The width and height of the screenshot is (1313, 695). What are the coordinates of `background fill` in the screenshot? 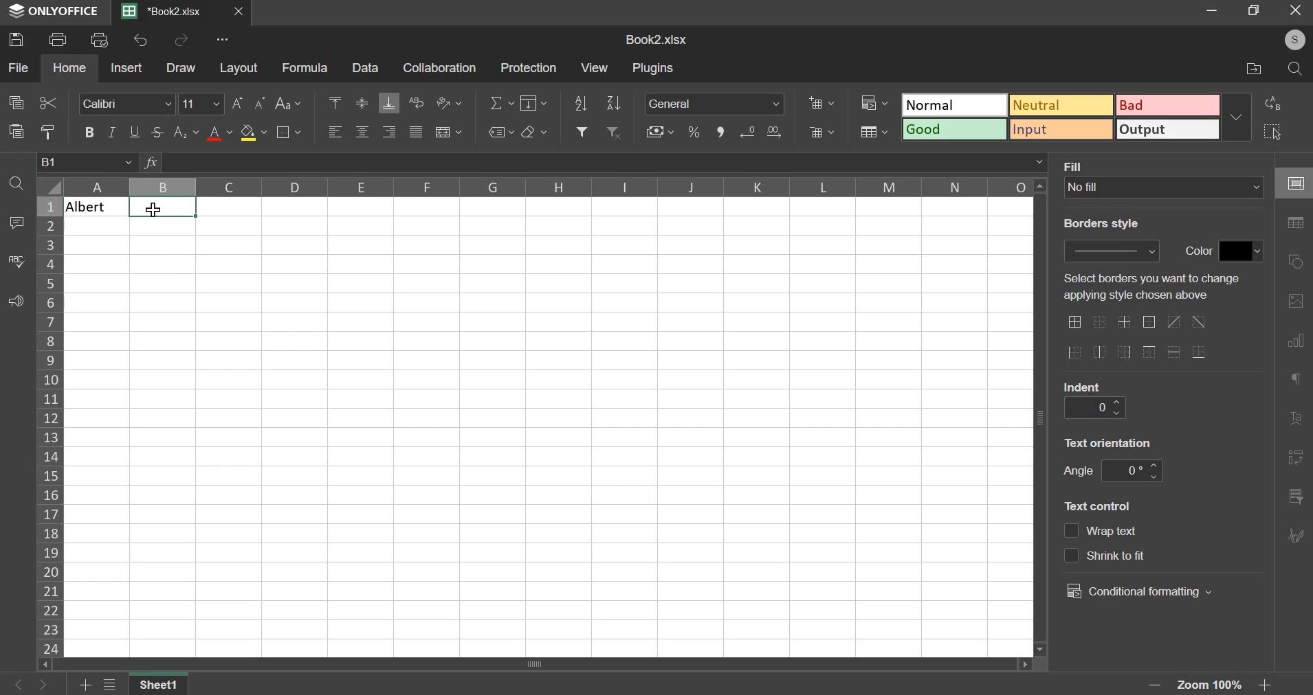 It's located at (1165, 187).